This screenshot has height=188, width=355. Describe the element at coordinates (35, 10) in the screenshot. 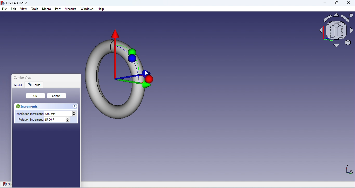

I see `Tools` at that location.